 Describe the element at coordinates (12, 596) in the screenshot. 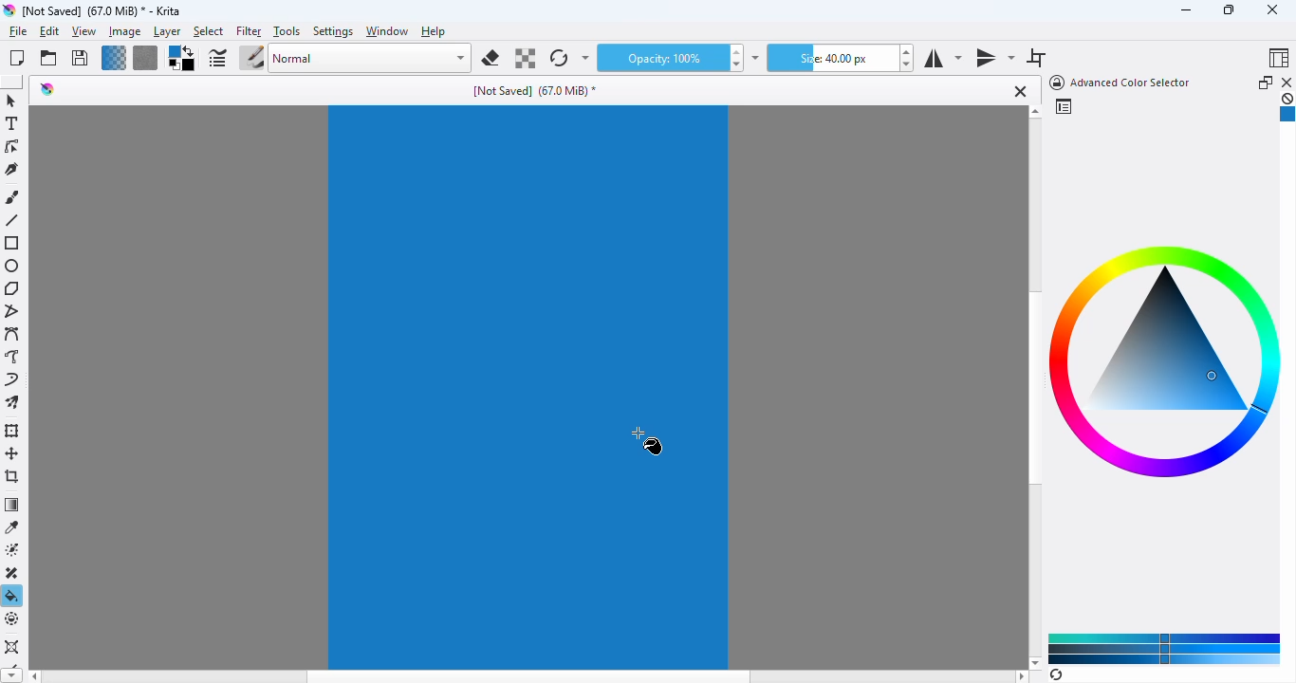

I see `fill a selection` at that location.